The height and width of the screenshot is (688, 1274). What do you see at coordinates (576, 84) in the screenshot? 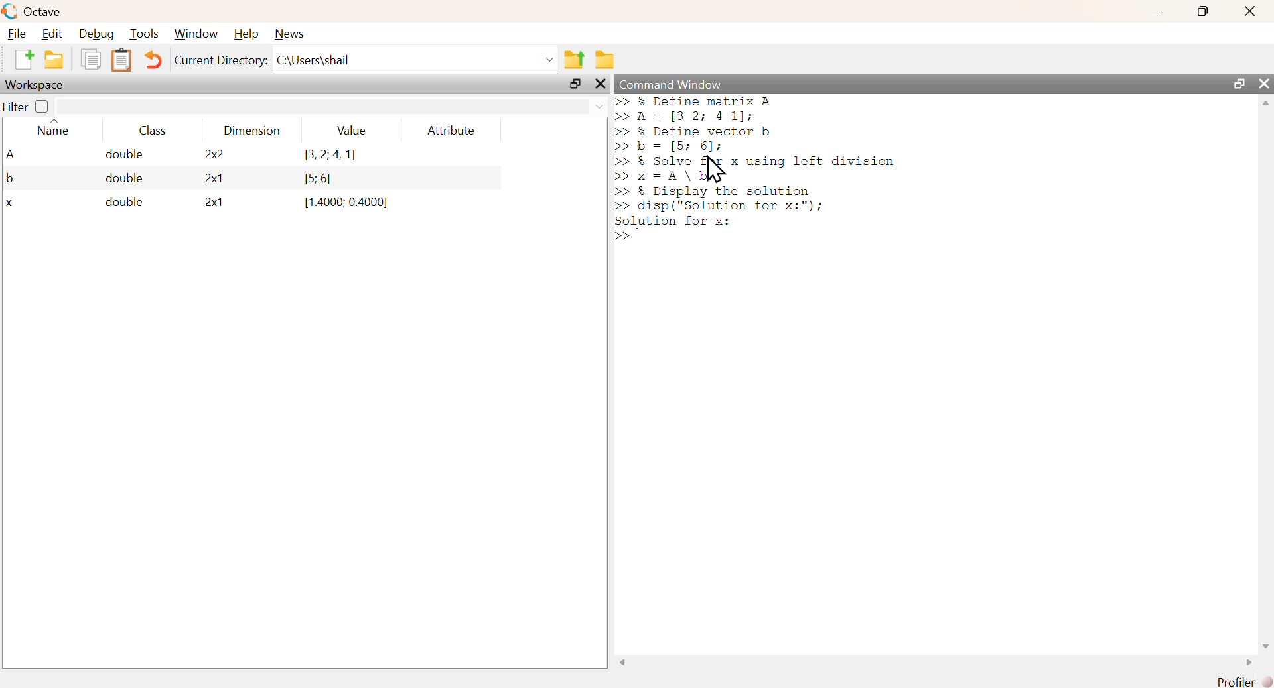
I see `maximize` at bounding box center [576, 84].